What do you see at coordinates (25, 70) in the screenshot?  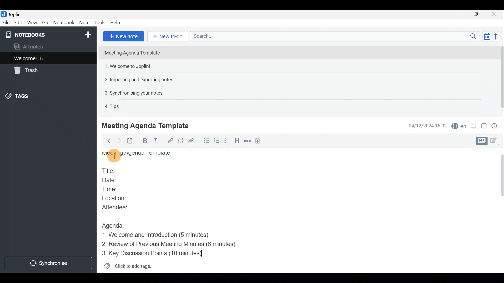 I see `Trash` at bounding box center [25, 70].